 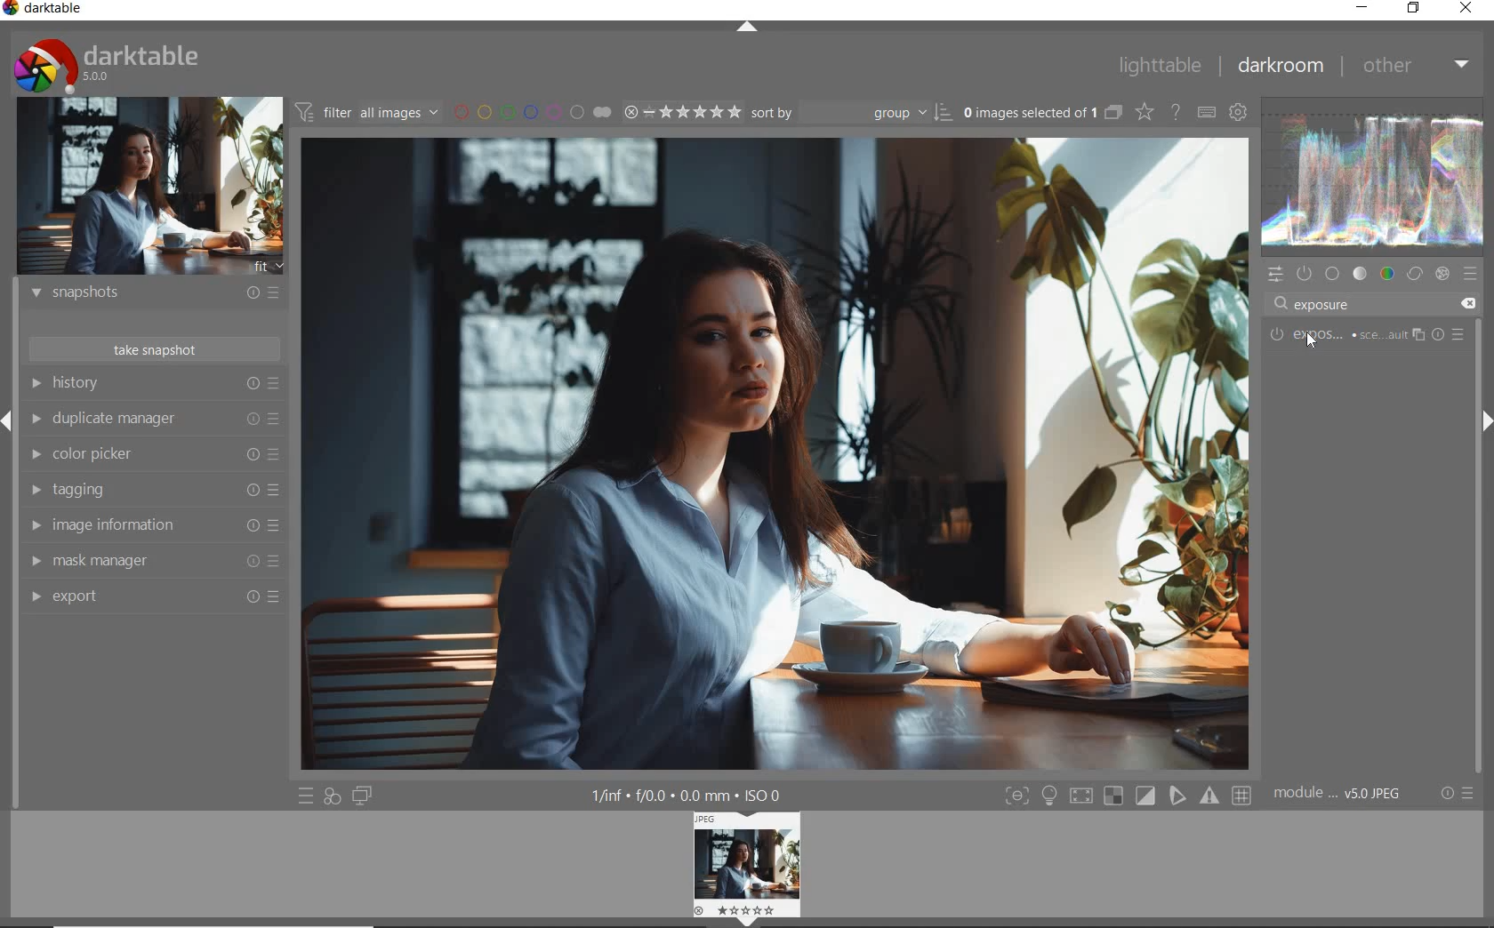 What do you see at coordinates (1483, 548) in the screenshot?
I see `scrollbar` at bounding box center [1483, 548].